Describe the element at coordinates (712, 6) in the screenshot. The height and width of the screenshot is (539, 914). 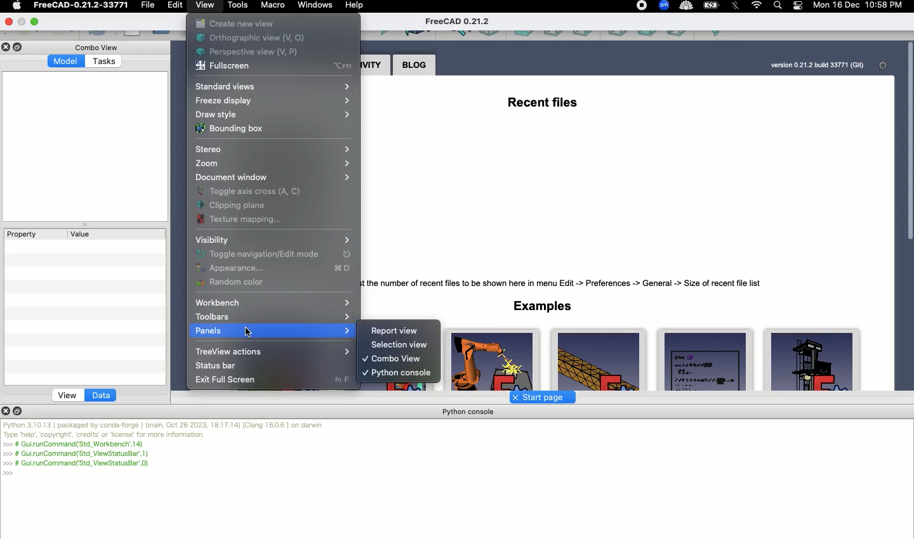
I see `Charge` at that location.